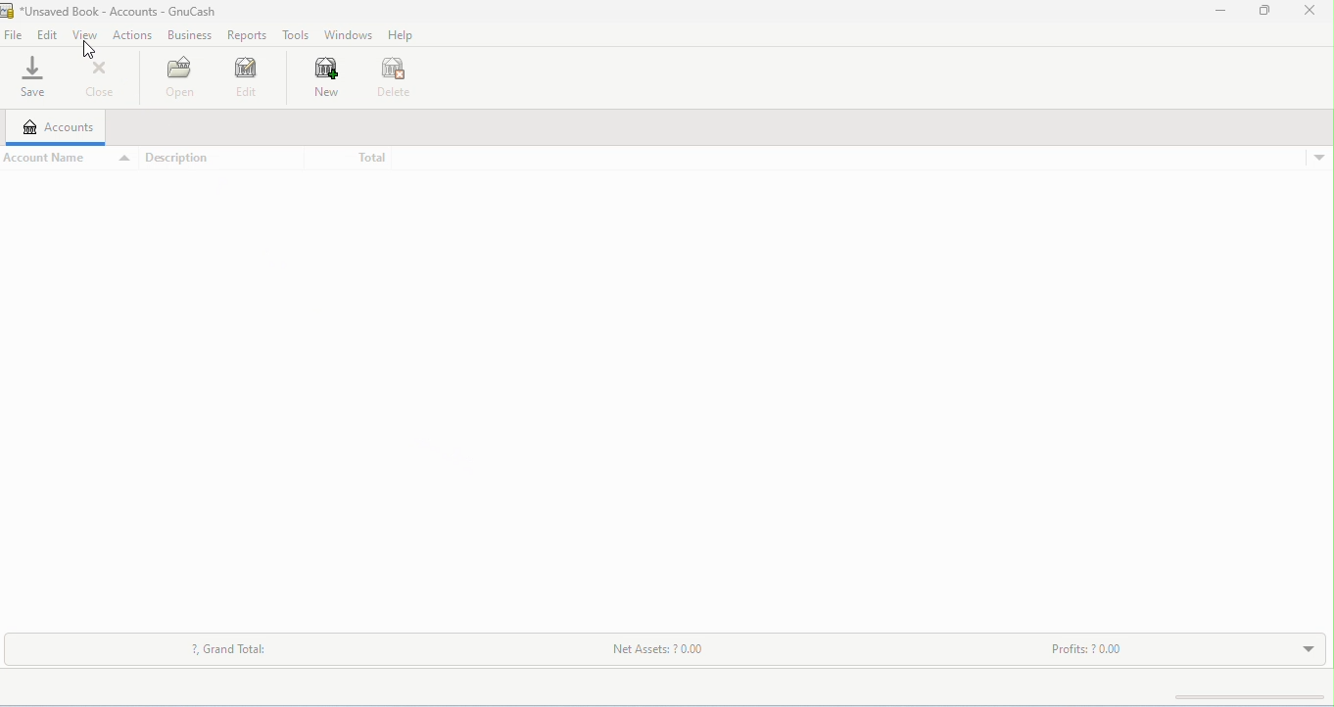  Describe the element at coordinates (332, 77) in the screenshot. I see `new` at that location.